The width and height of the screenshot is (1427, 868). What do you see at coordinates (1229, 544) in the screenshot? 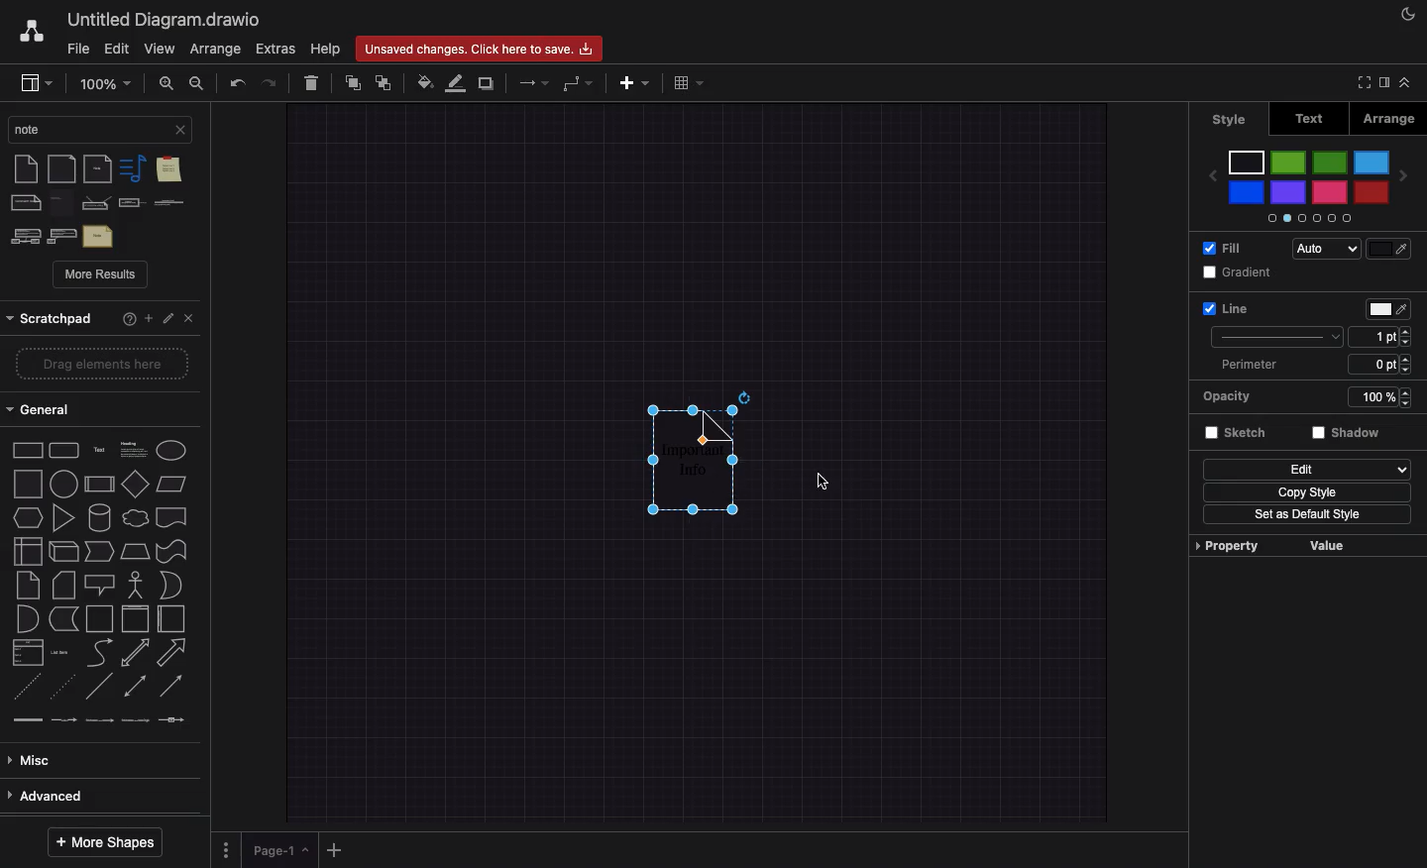
I see `Property ` at bounding box center [1229, 544].